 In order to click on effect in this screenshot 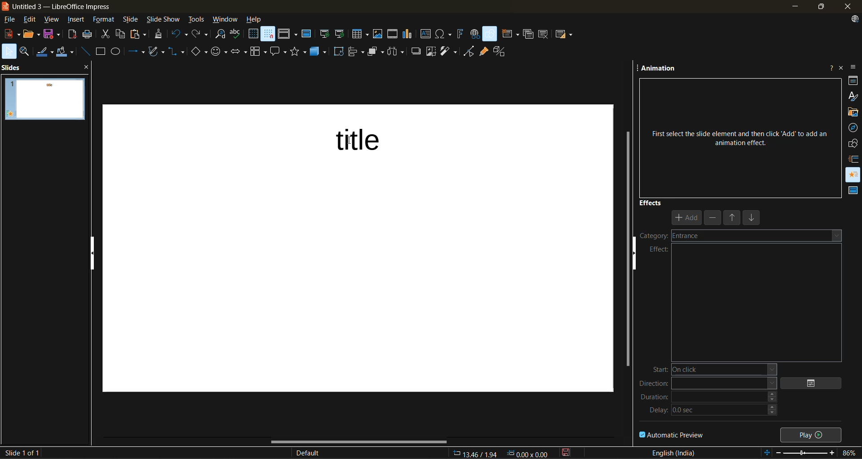, I will do `click(659, 249)`.